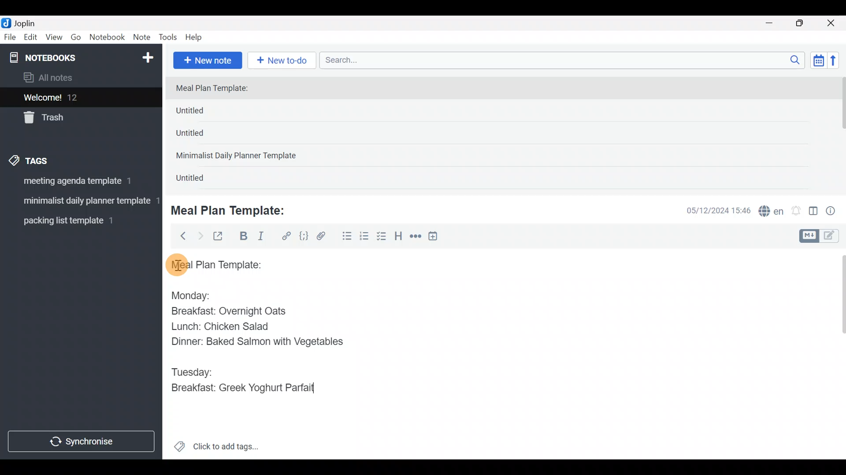 This screenshot has height=475, width=846. Describe the element at coordinates (78, 183) in the screenshot. I see `Tag 1` at that location.